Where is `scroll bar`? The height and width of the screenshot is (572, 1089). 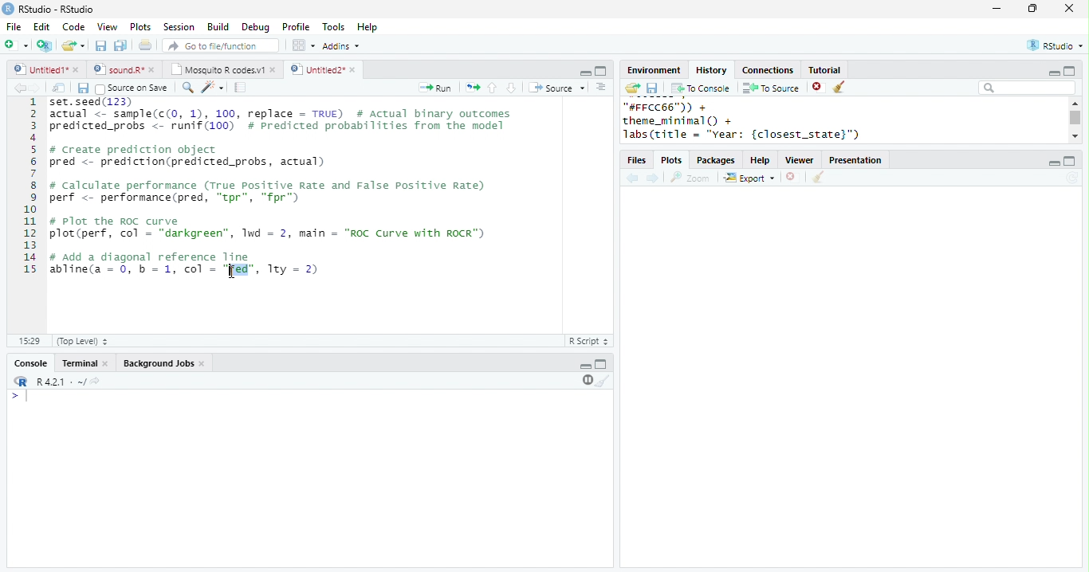
scroll bar is located at coordinates (1076, 118).